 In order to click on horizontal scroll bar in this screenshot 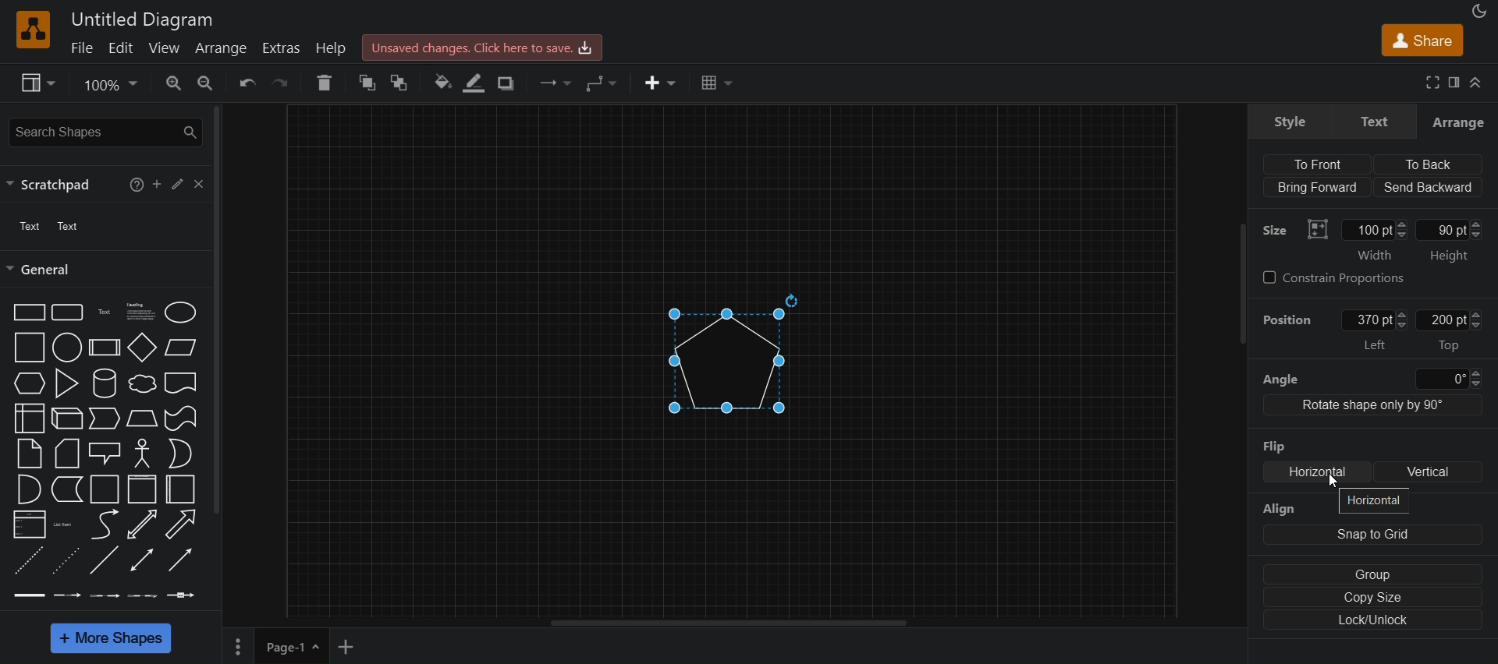, I will do `click(728, 623)`.